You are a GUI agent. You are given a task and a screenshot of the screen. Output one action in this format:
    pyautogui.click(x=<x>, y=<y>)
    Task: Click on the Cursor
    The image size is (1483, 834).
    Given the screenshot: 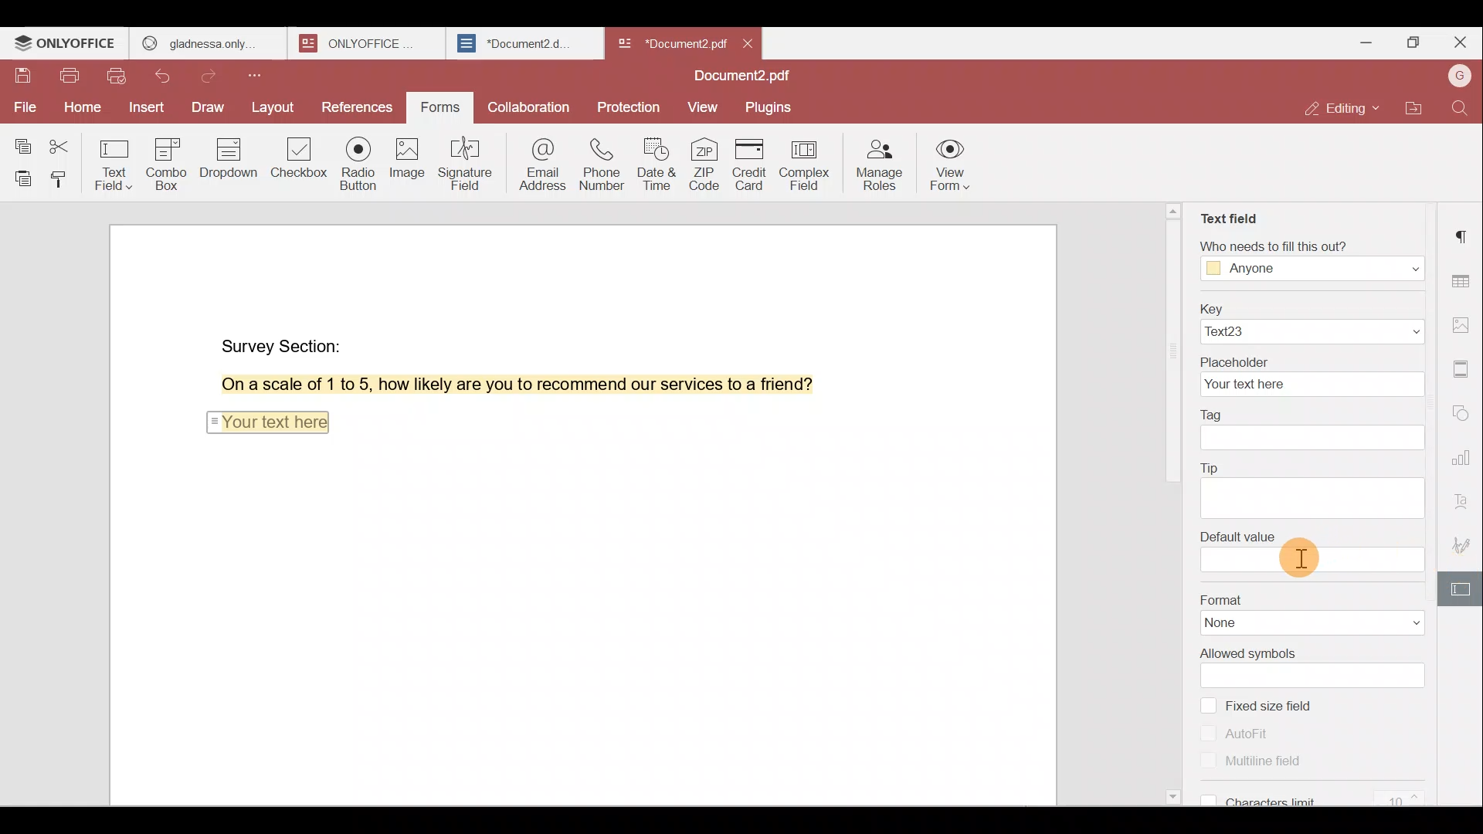 What is the action you would take?
    pyautogui.click(x=1297, y=556)
    